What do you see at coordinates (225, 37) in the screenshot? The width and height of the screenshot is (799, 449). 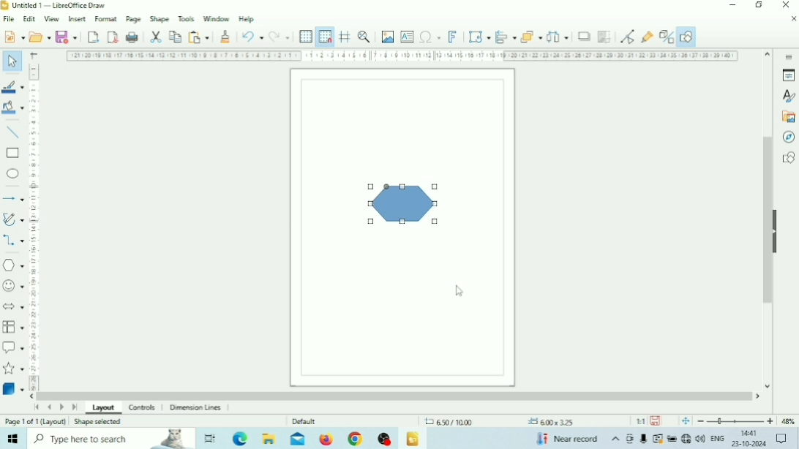 I see `Clone Formatting` at bounding box center [225, 37].